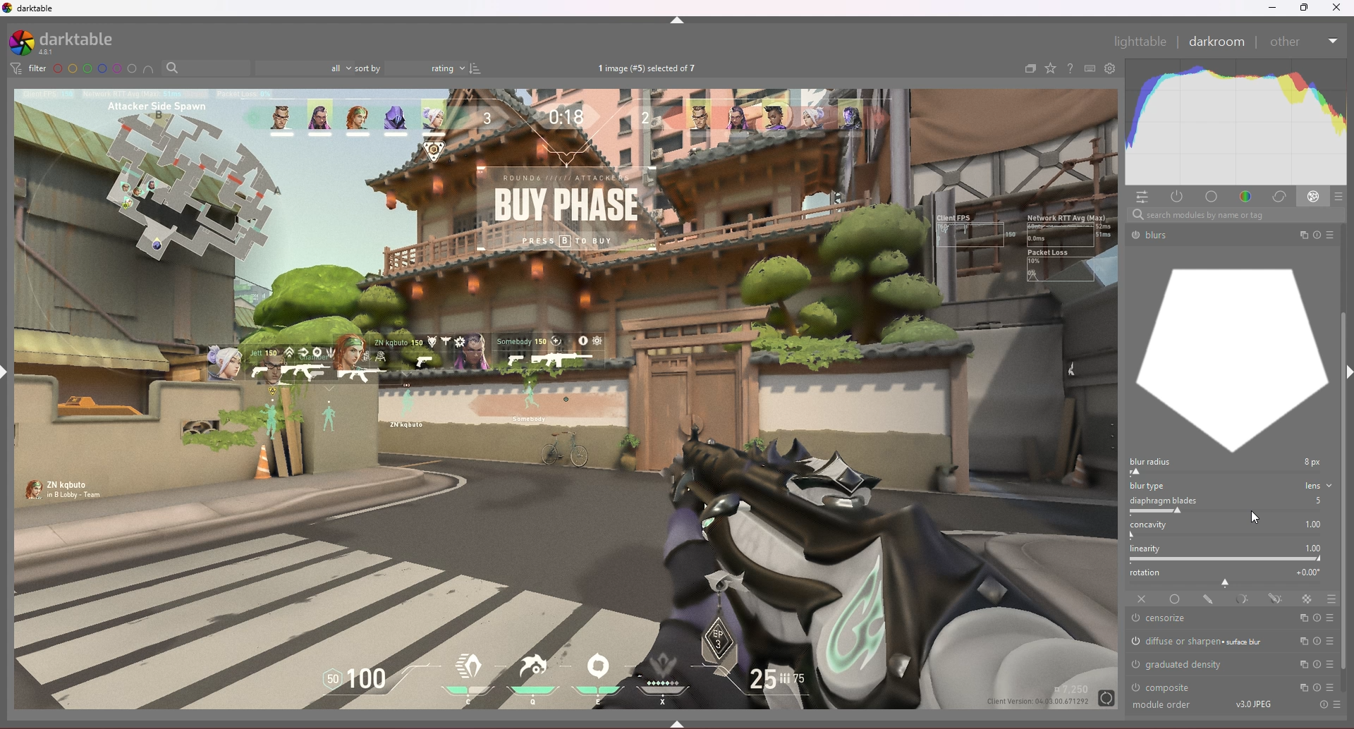 The image size is (1354, 729). I want to click on active modules, so click(1177, 197).